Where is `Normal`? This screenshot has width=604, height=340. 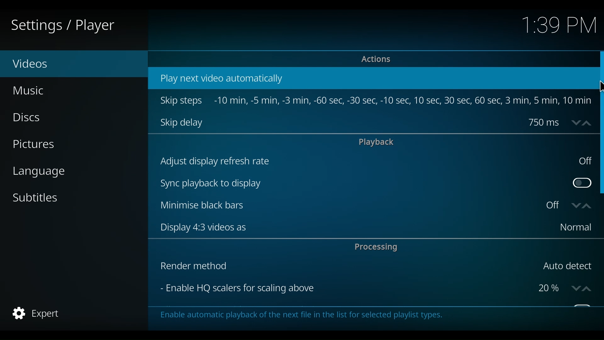
Normal is located at coordinates (574, 228).